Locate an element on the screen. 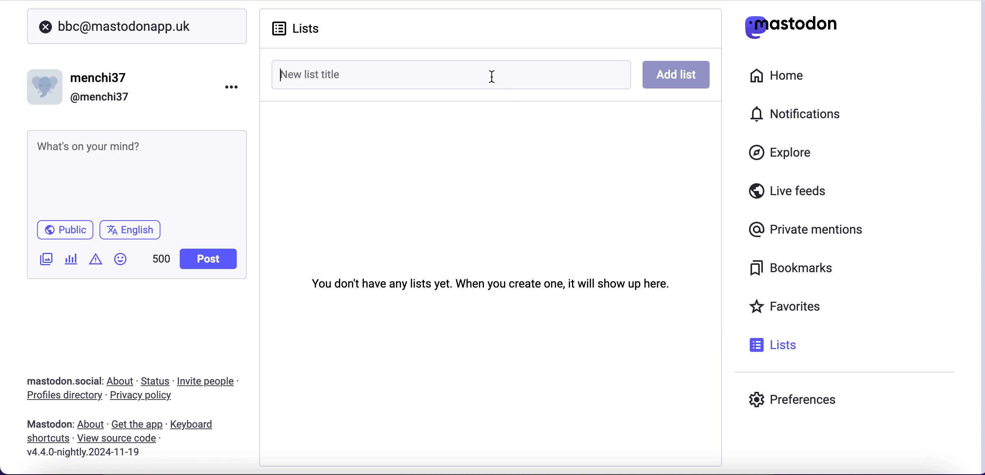 Image resolution: width=985 pixels, height=475 pixels. lists is located at coordinates (304, 28).